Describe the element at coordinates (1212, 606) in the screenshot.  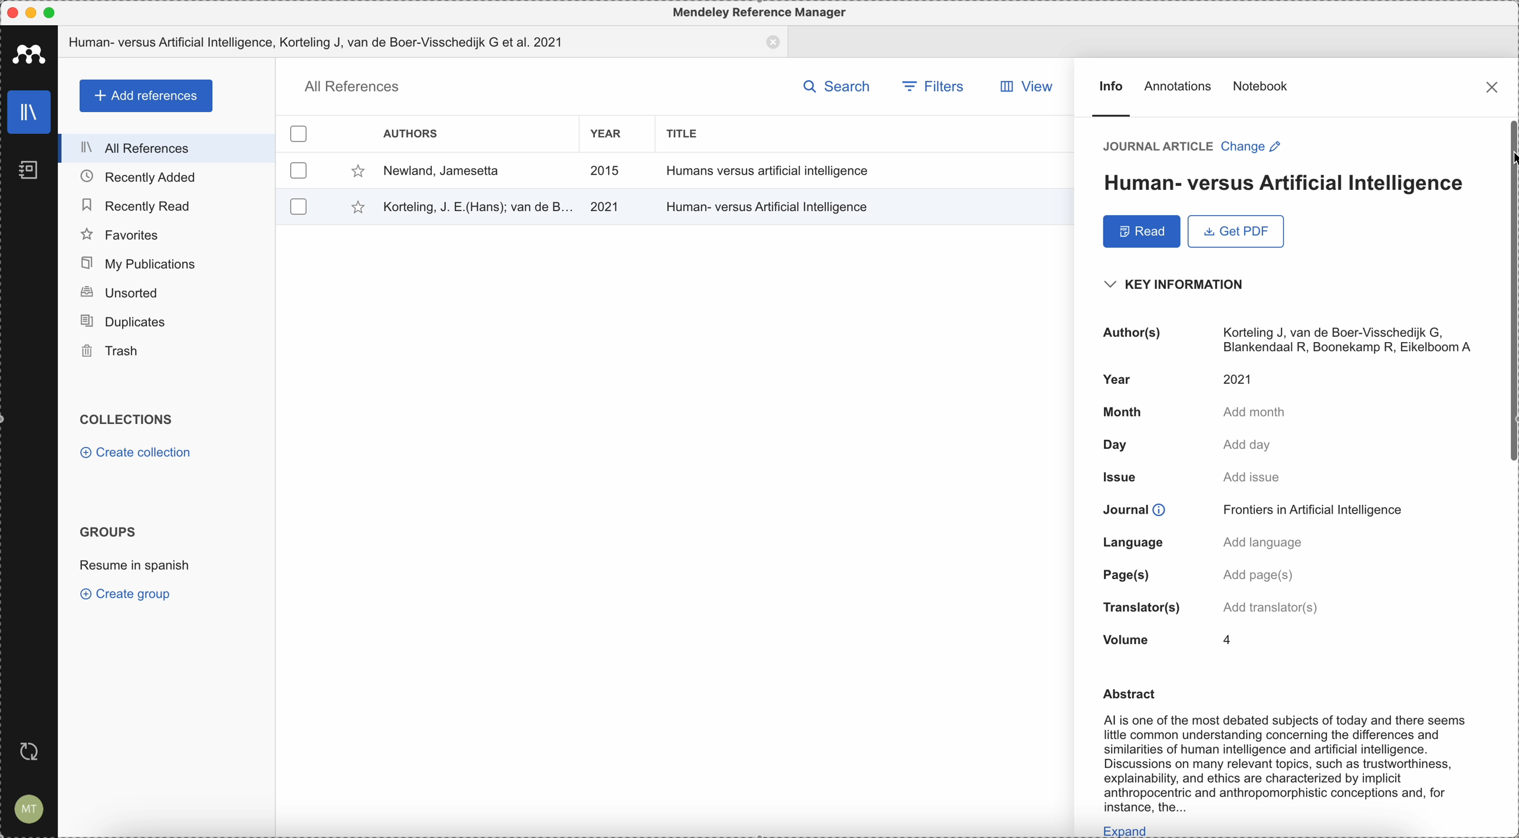
I see `translator(s) add translator(s)` at that location.